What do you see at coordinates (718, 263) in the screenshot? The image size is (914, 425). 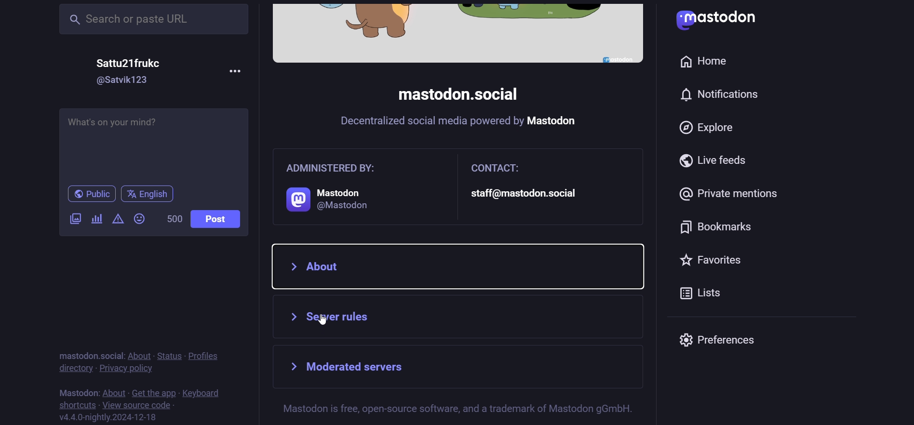 I see `favorite` at bounding box center [718, 263].